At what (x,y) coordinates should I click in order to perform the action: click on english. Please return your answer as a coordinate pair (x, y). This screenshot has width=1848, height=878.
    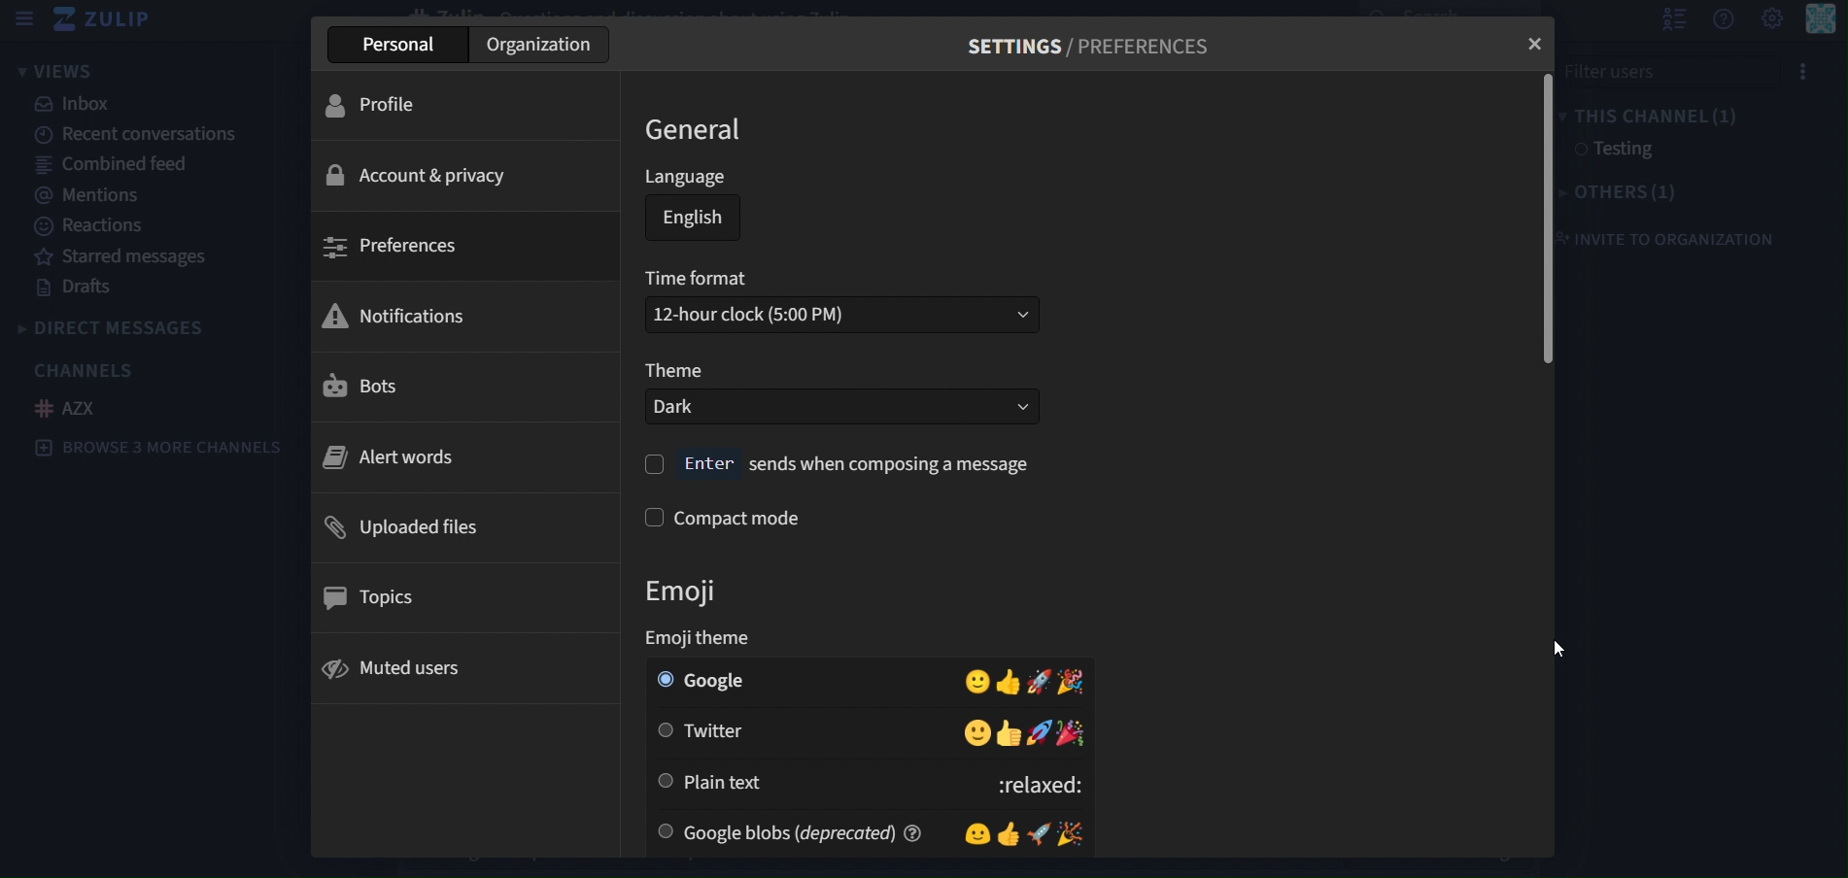
    Looking at the image, I should click on (693, 217).